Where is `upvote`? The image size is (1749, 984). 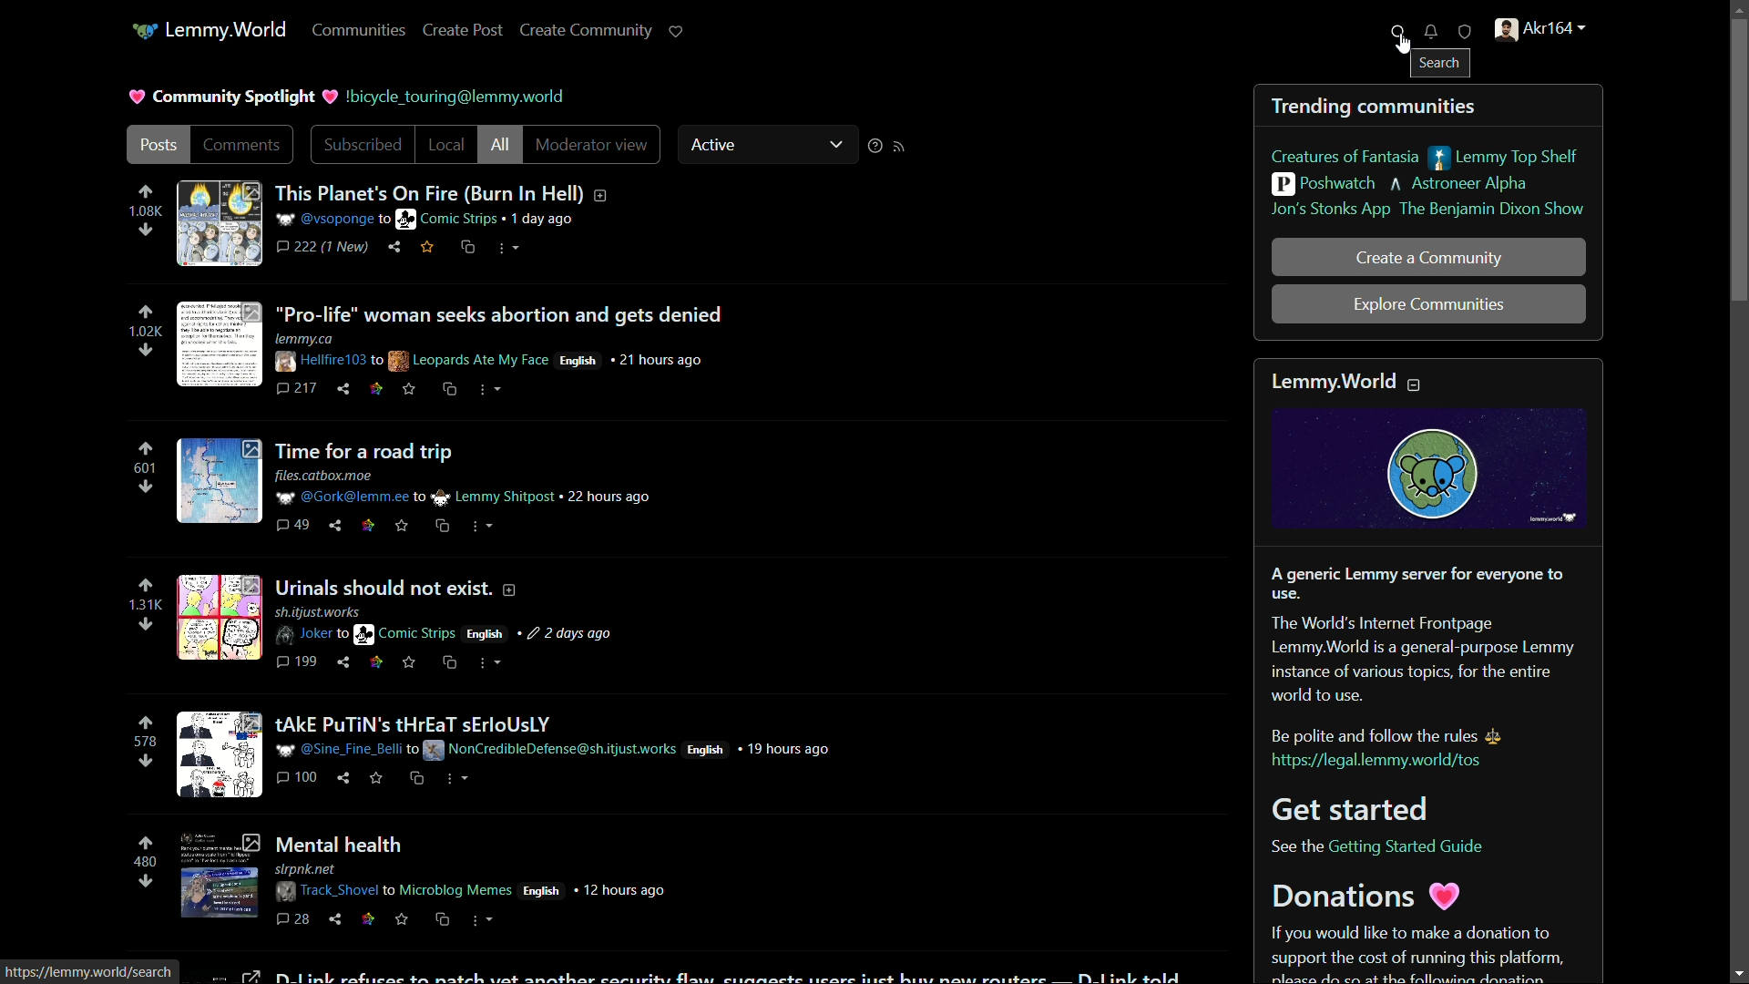 upvote is located at coordinates (144, 192).